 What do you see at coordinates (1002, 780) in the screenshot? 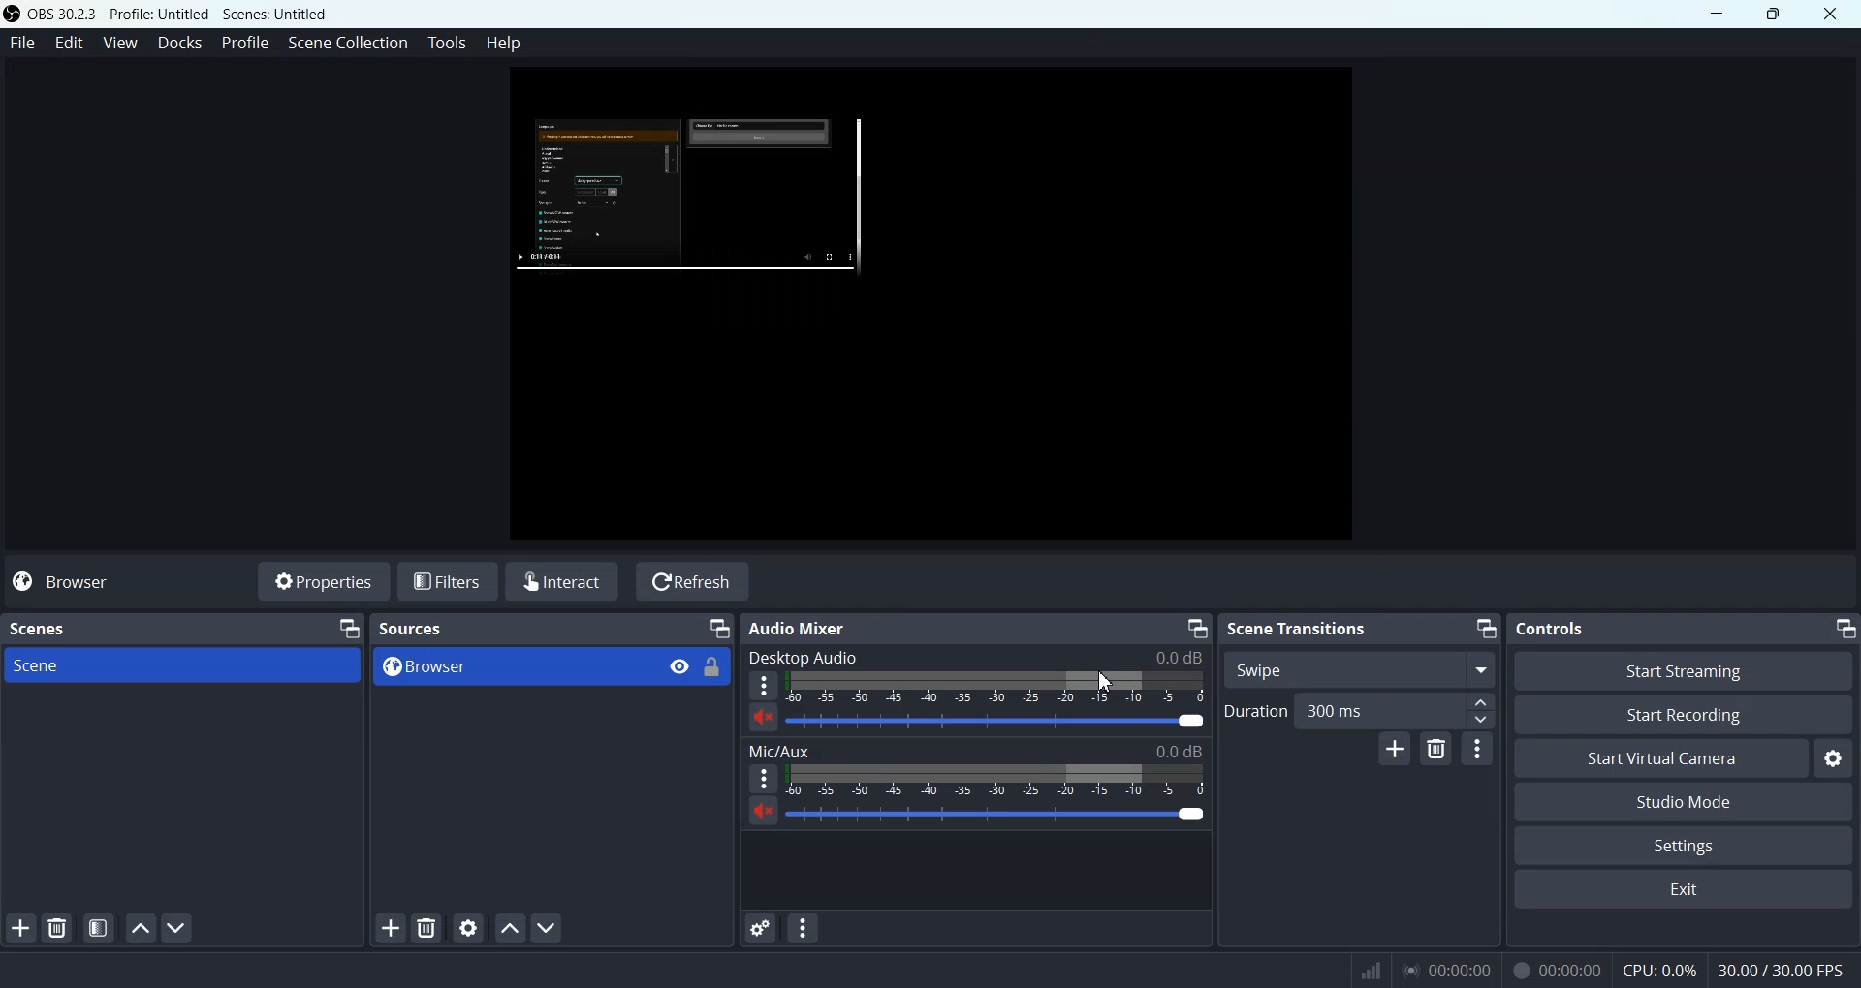
I see `Volume Indicator` at bounding box center [1002, 780].